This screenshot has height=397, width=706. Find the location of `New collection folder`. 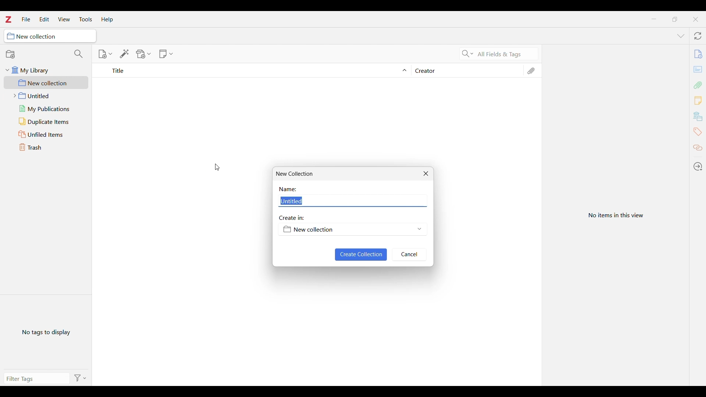

New collection folder is located at coordinates (46, 83).